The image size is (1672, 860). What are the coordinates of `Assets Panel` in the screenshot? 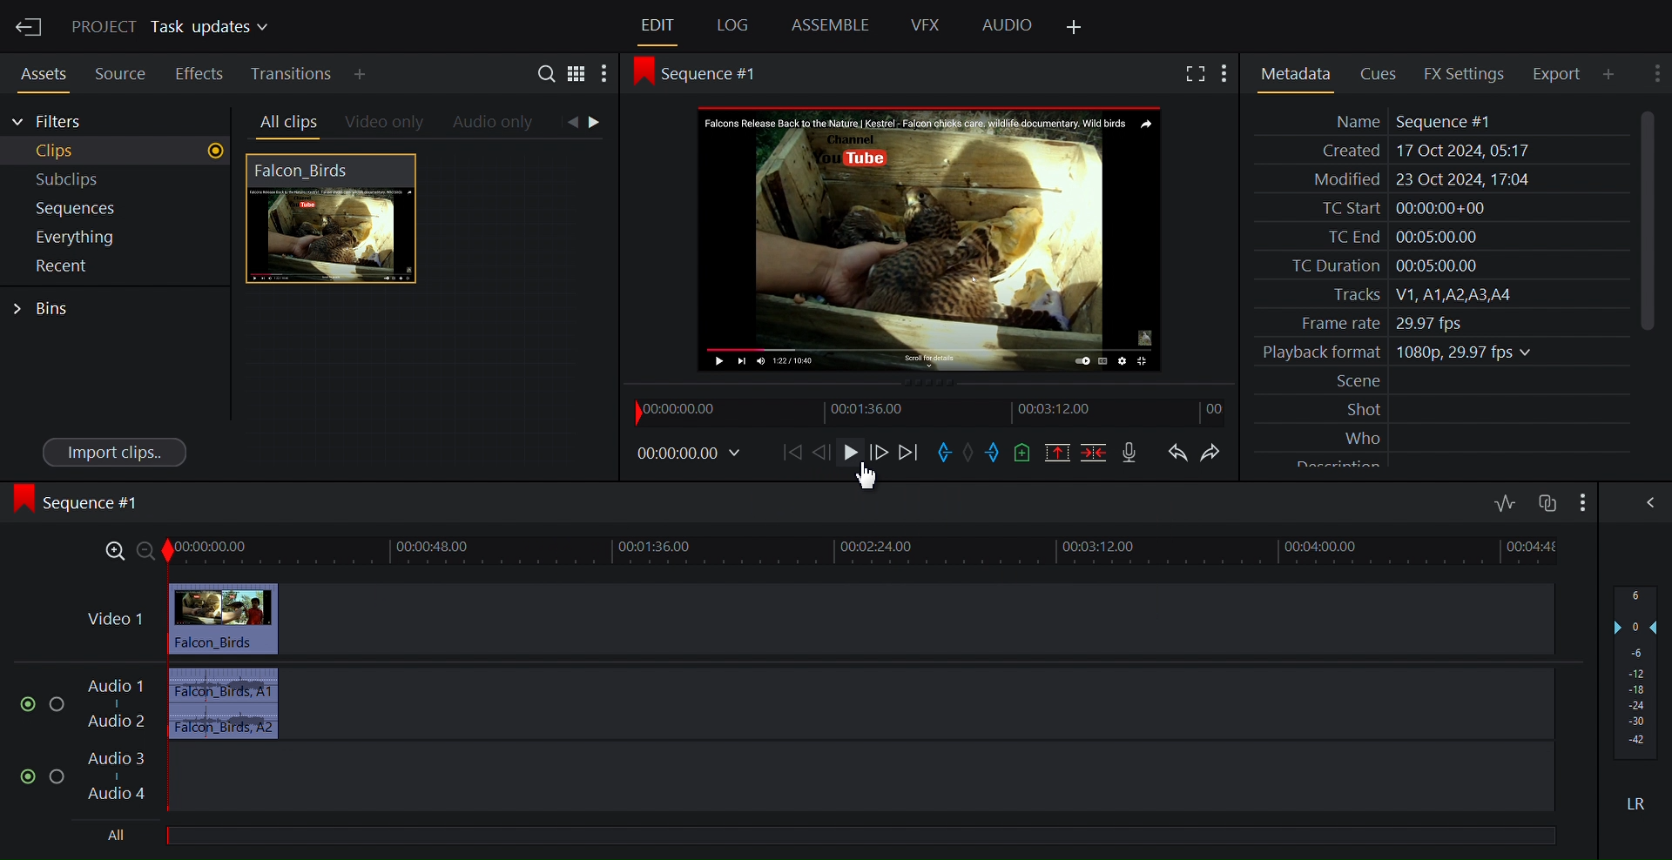 It's located at (38, 71).